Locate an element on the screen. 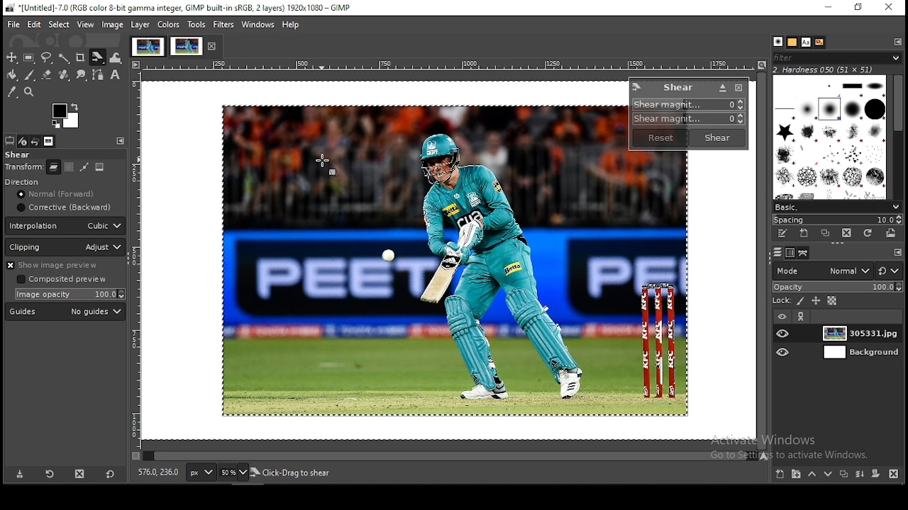 This screenshot has width=908, height=510. filter is located at coordinates (838, 57).